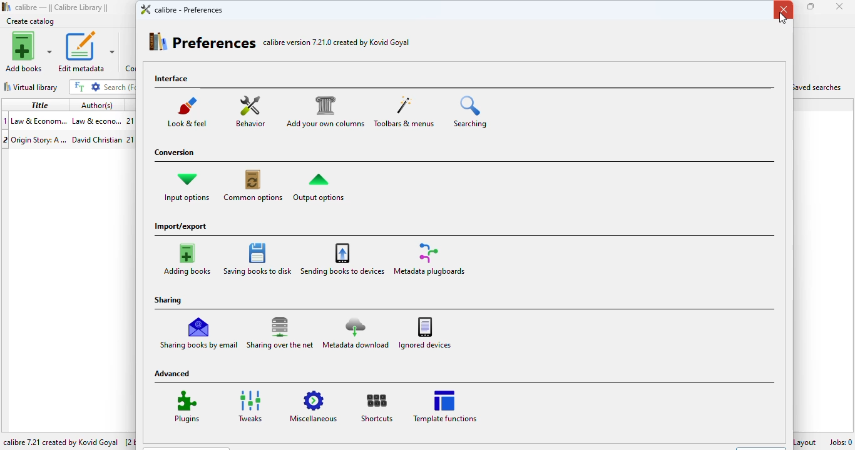 The height and width of the screenshot is (450, 855). I want to click on add books, so click(28, 53).